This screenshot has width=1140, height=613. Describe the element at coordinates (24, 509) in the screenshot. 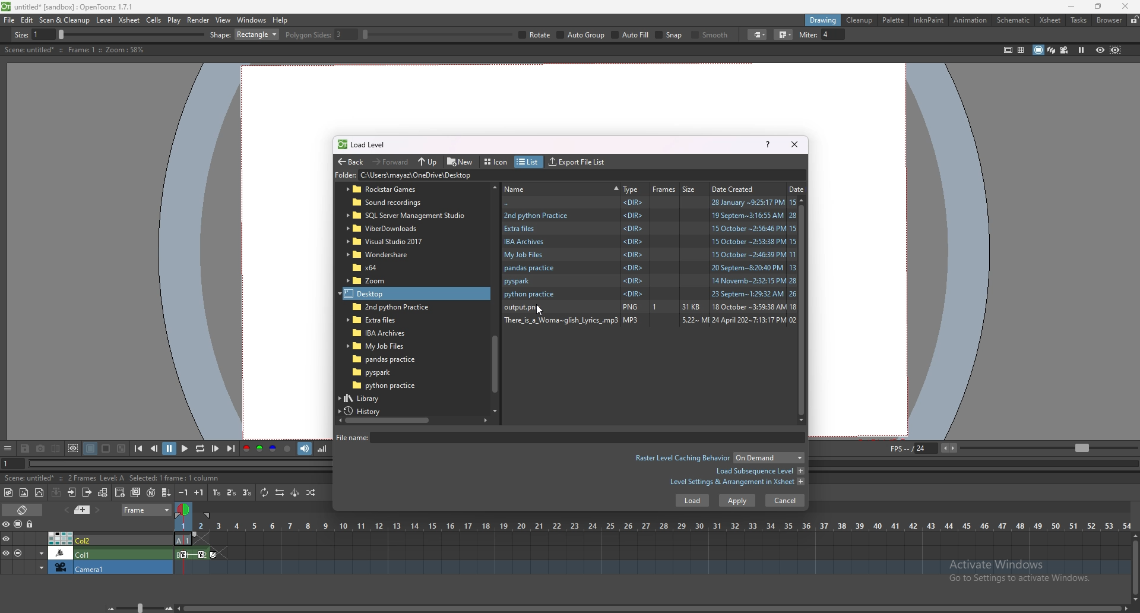

I see `toggle timeline` at that location.